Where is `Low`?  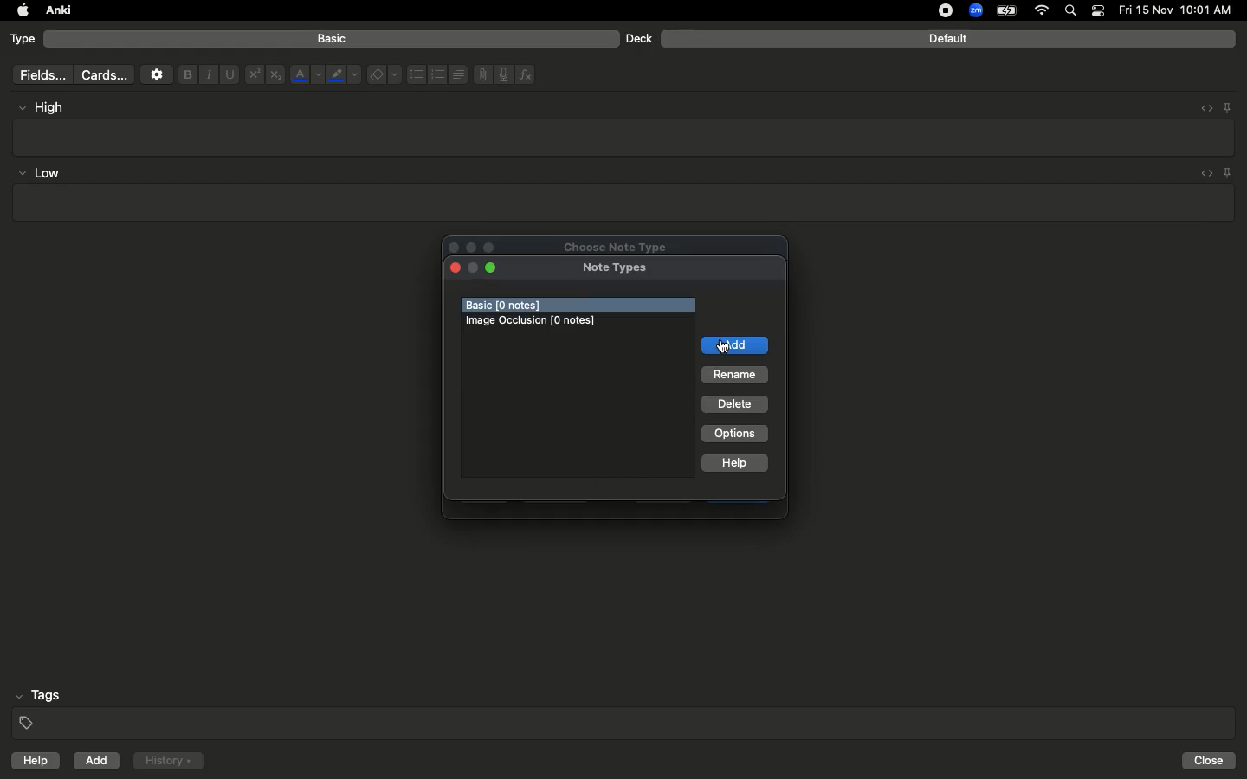 Low is located at coordinates (40, 174).